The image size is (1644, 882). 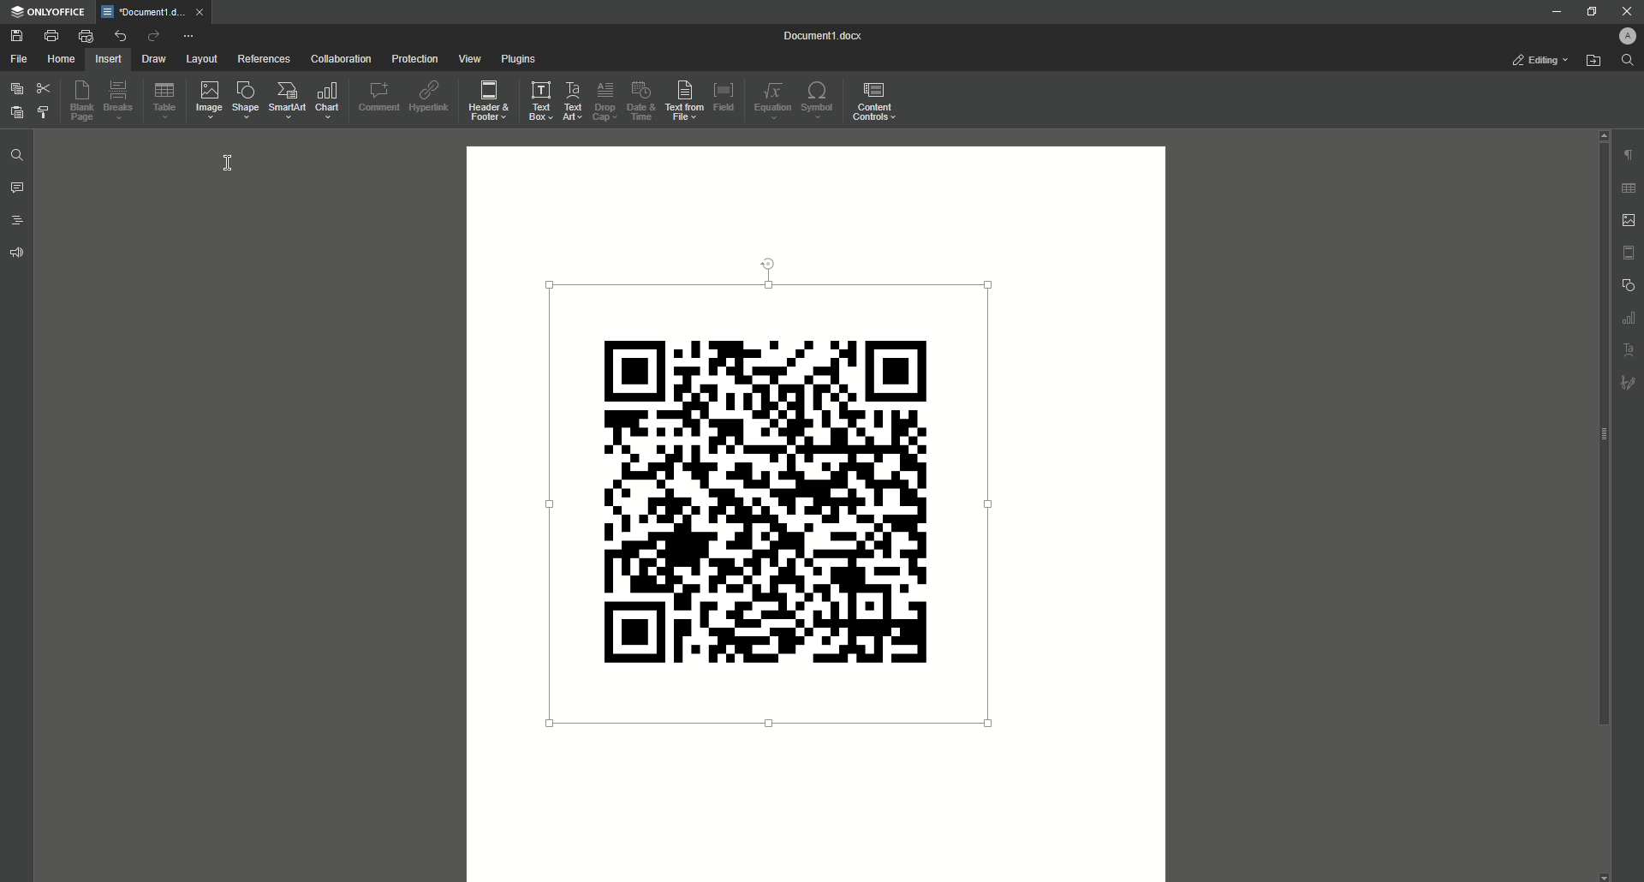 What do you see at coordinates (325, 101) in the screenshot?
I see `Chart` at bounding box center [325, 101].